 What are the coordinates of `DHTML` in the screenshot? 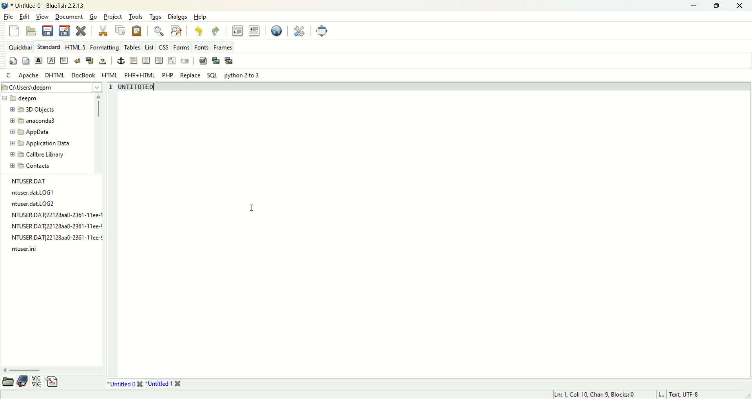 It's located at (54, 75).